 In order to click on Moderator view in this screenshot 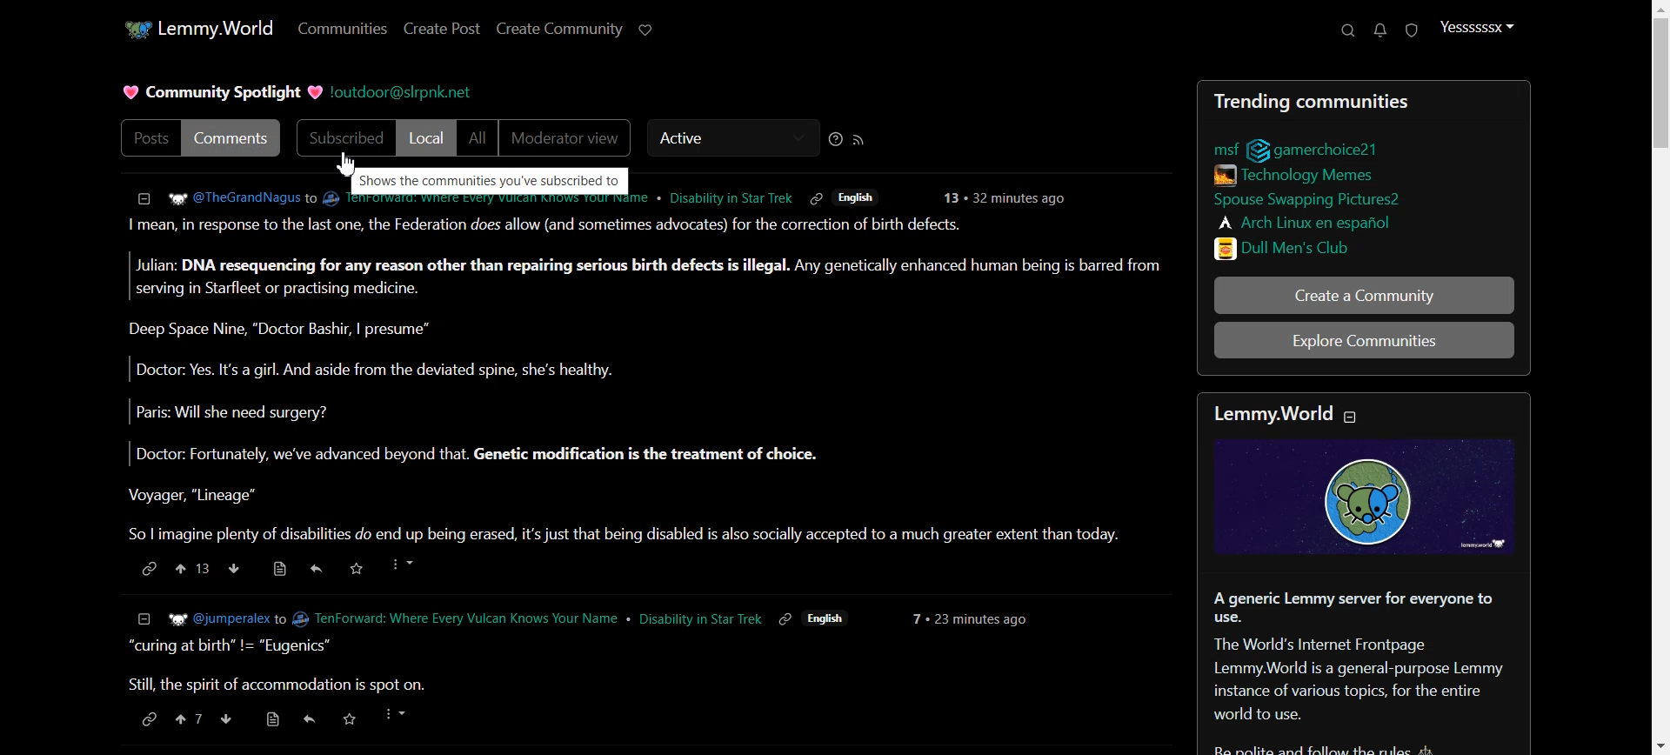, I will do `click(566, 139)`.